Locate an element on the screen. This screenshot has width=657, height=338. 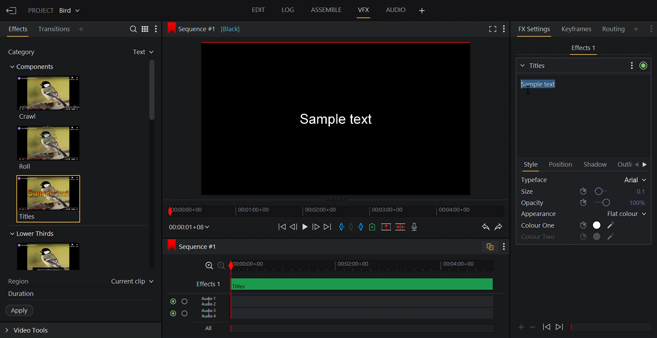
Toggle between list and tile view is located at coordinates (145, 28).